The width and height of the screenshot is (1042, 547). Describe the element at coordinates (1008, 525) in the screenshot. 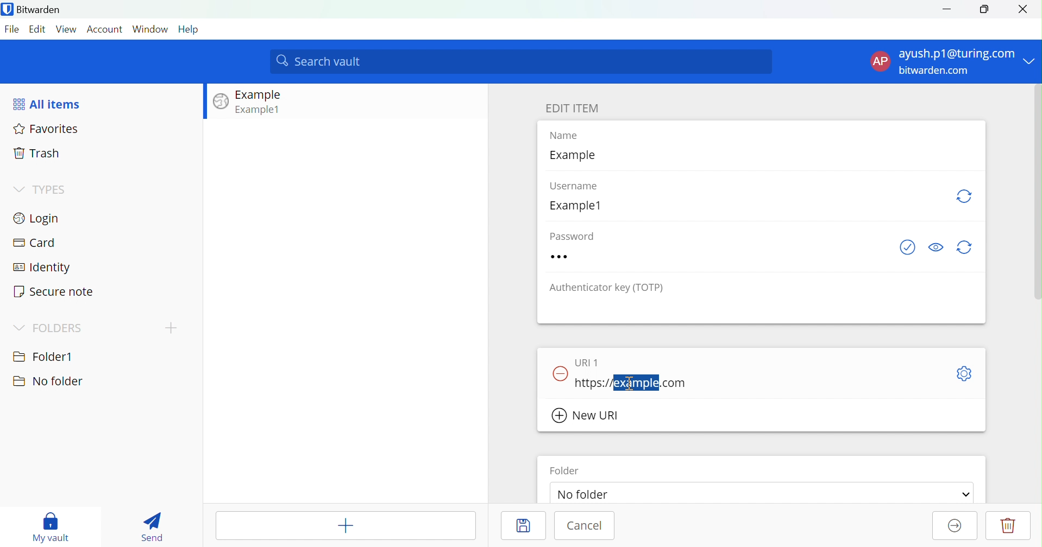

I see `Delete` at that location.